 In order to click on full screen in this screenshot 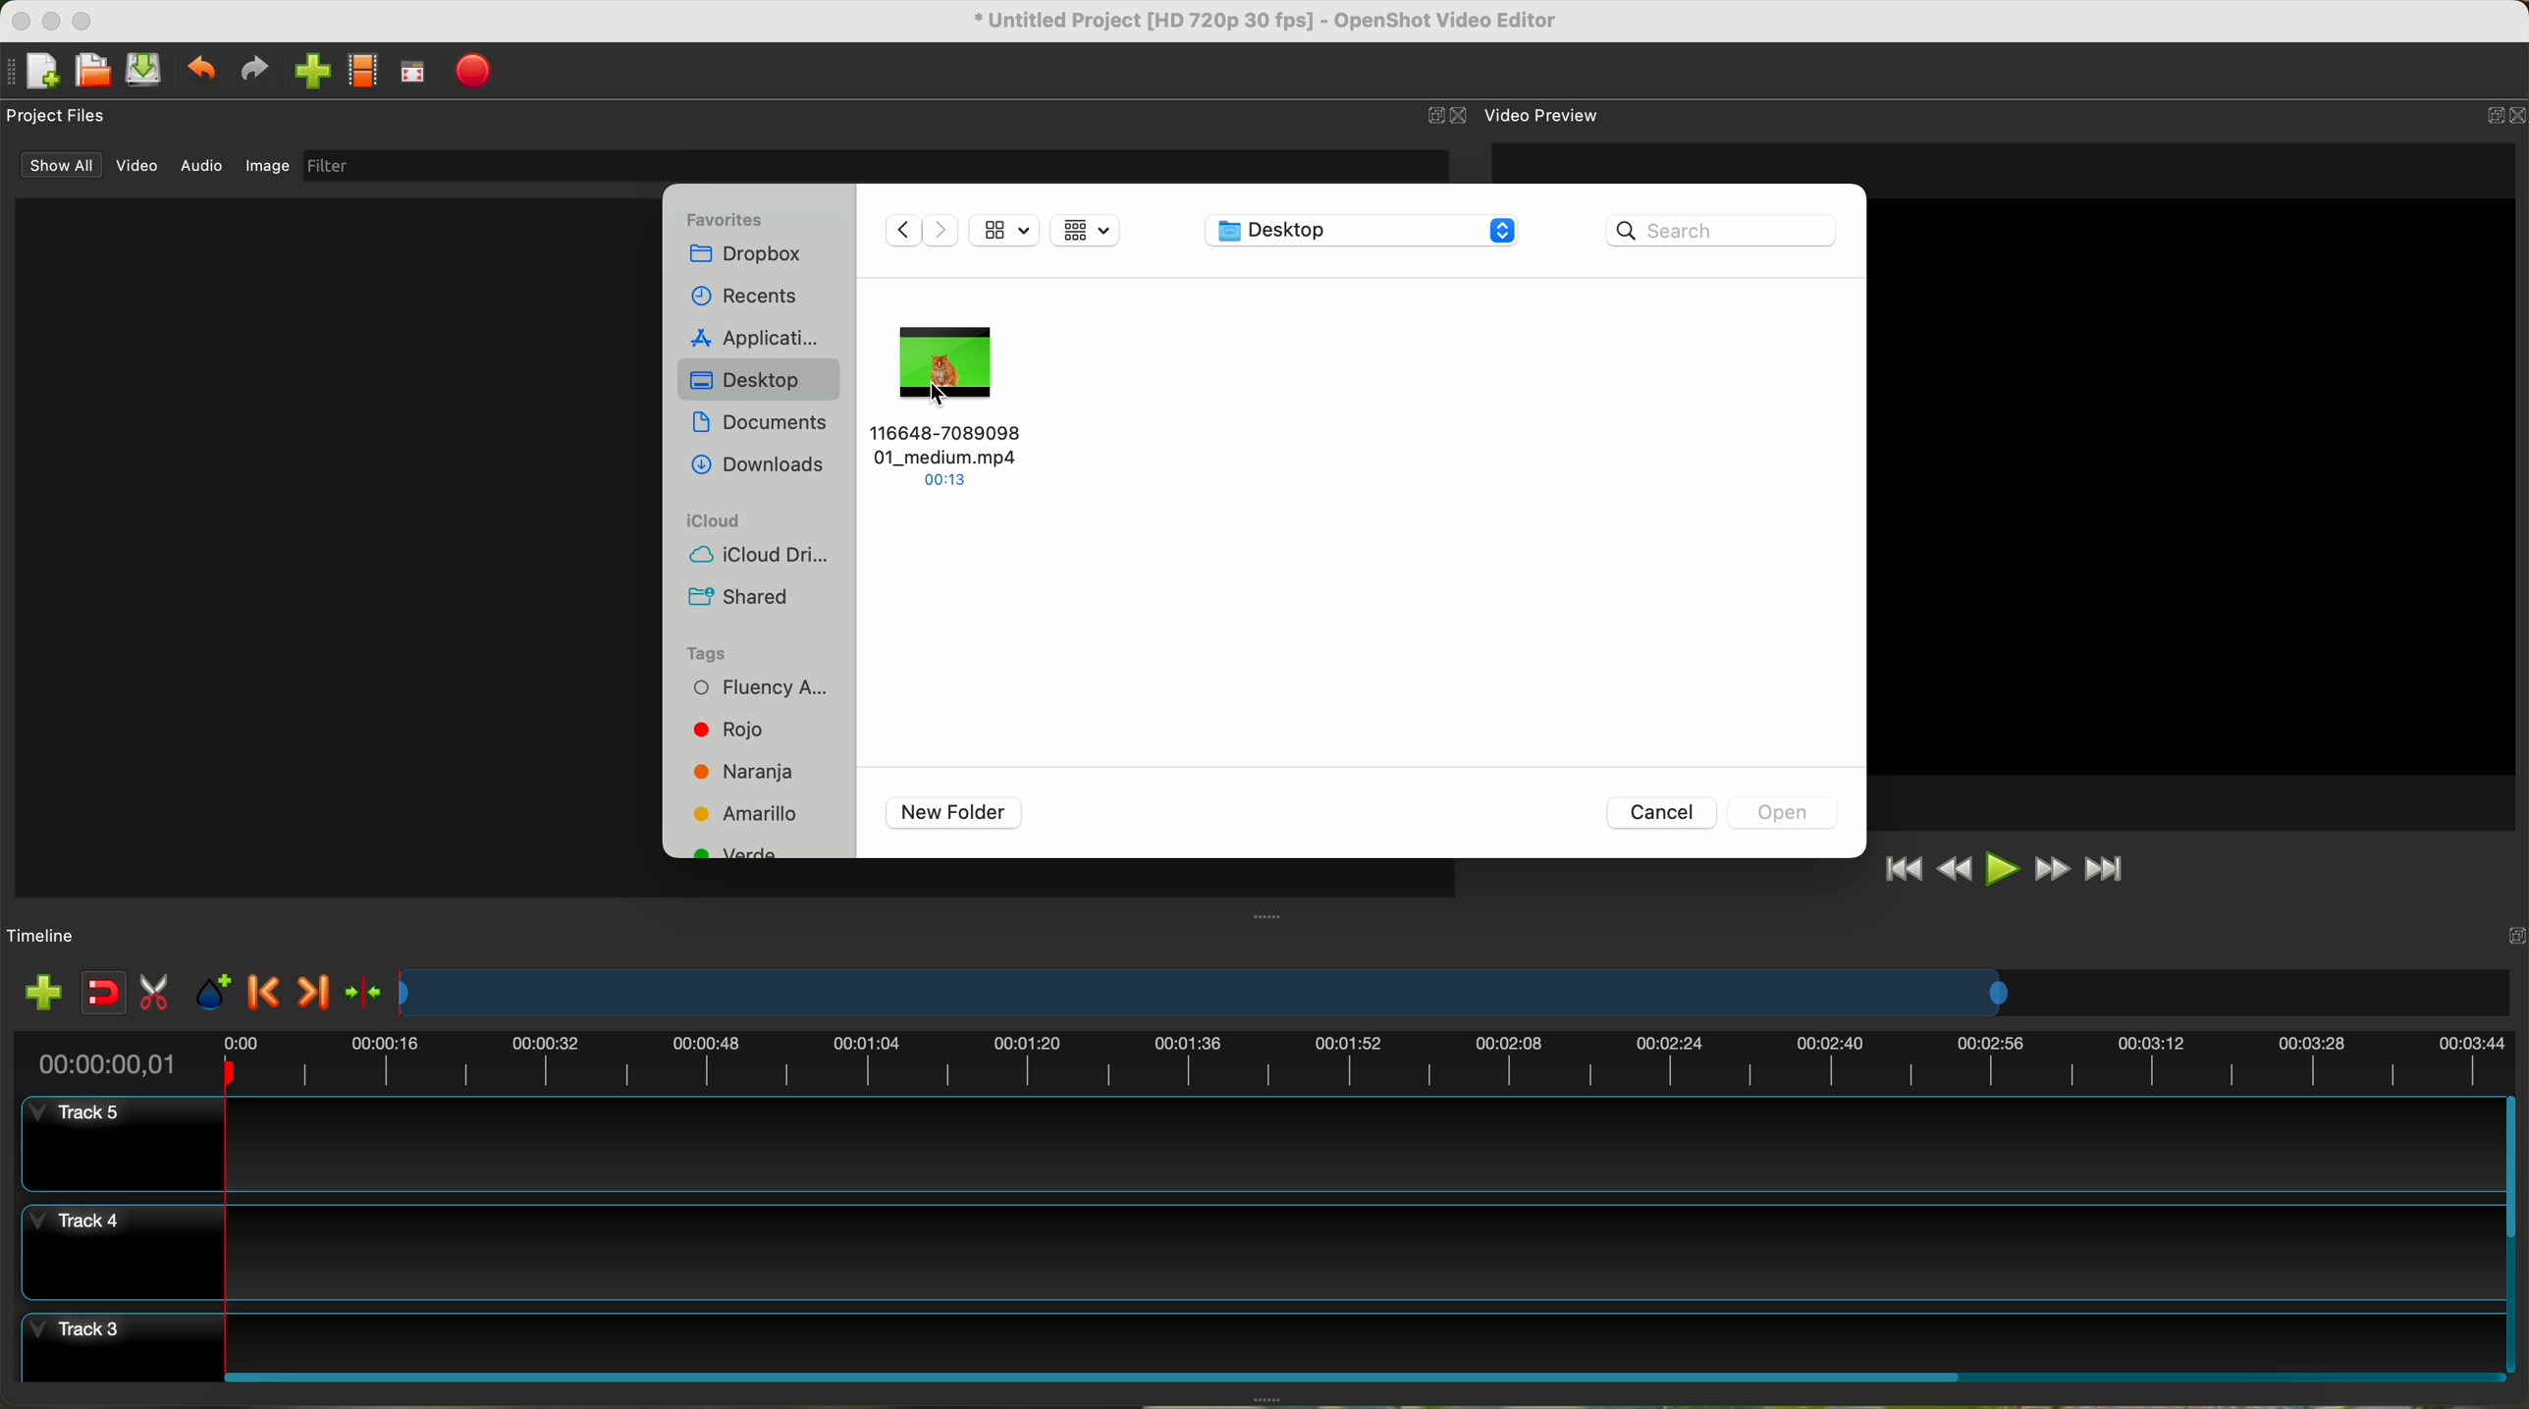, I will do `click(412, 72)`.